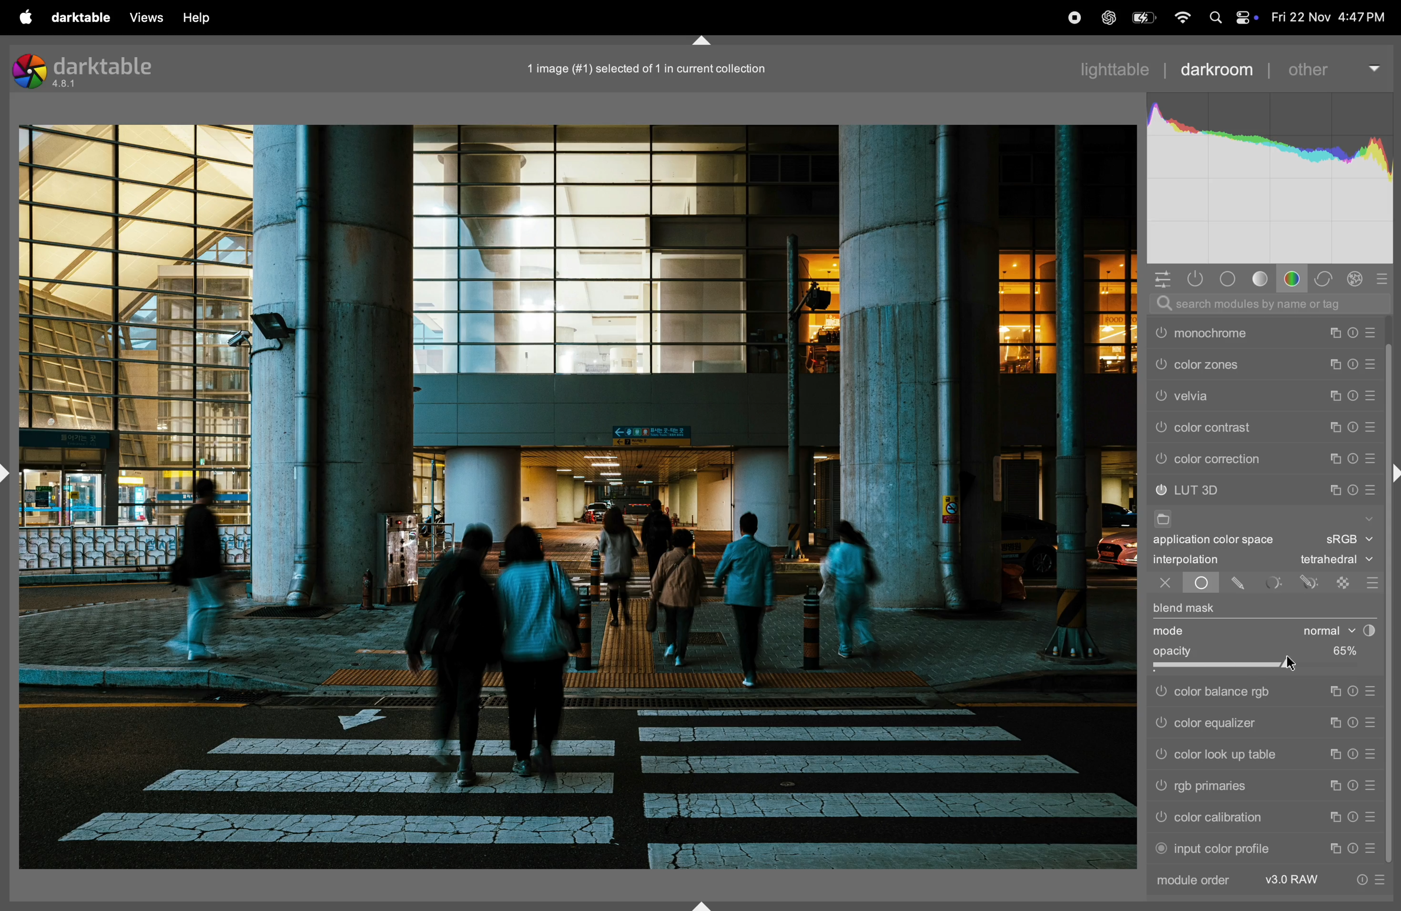  Describe the element at coordinates (1273, 304) in the screenshot. I see `search bar` at that location.